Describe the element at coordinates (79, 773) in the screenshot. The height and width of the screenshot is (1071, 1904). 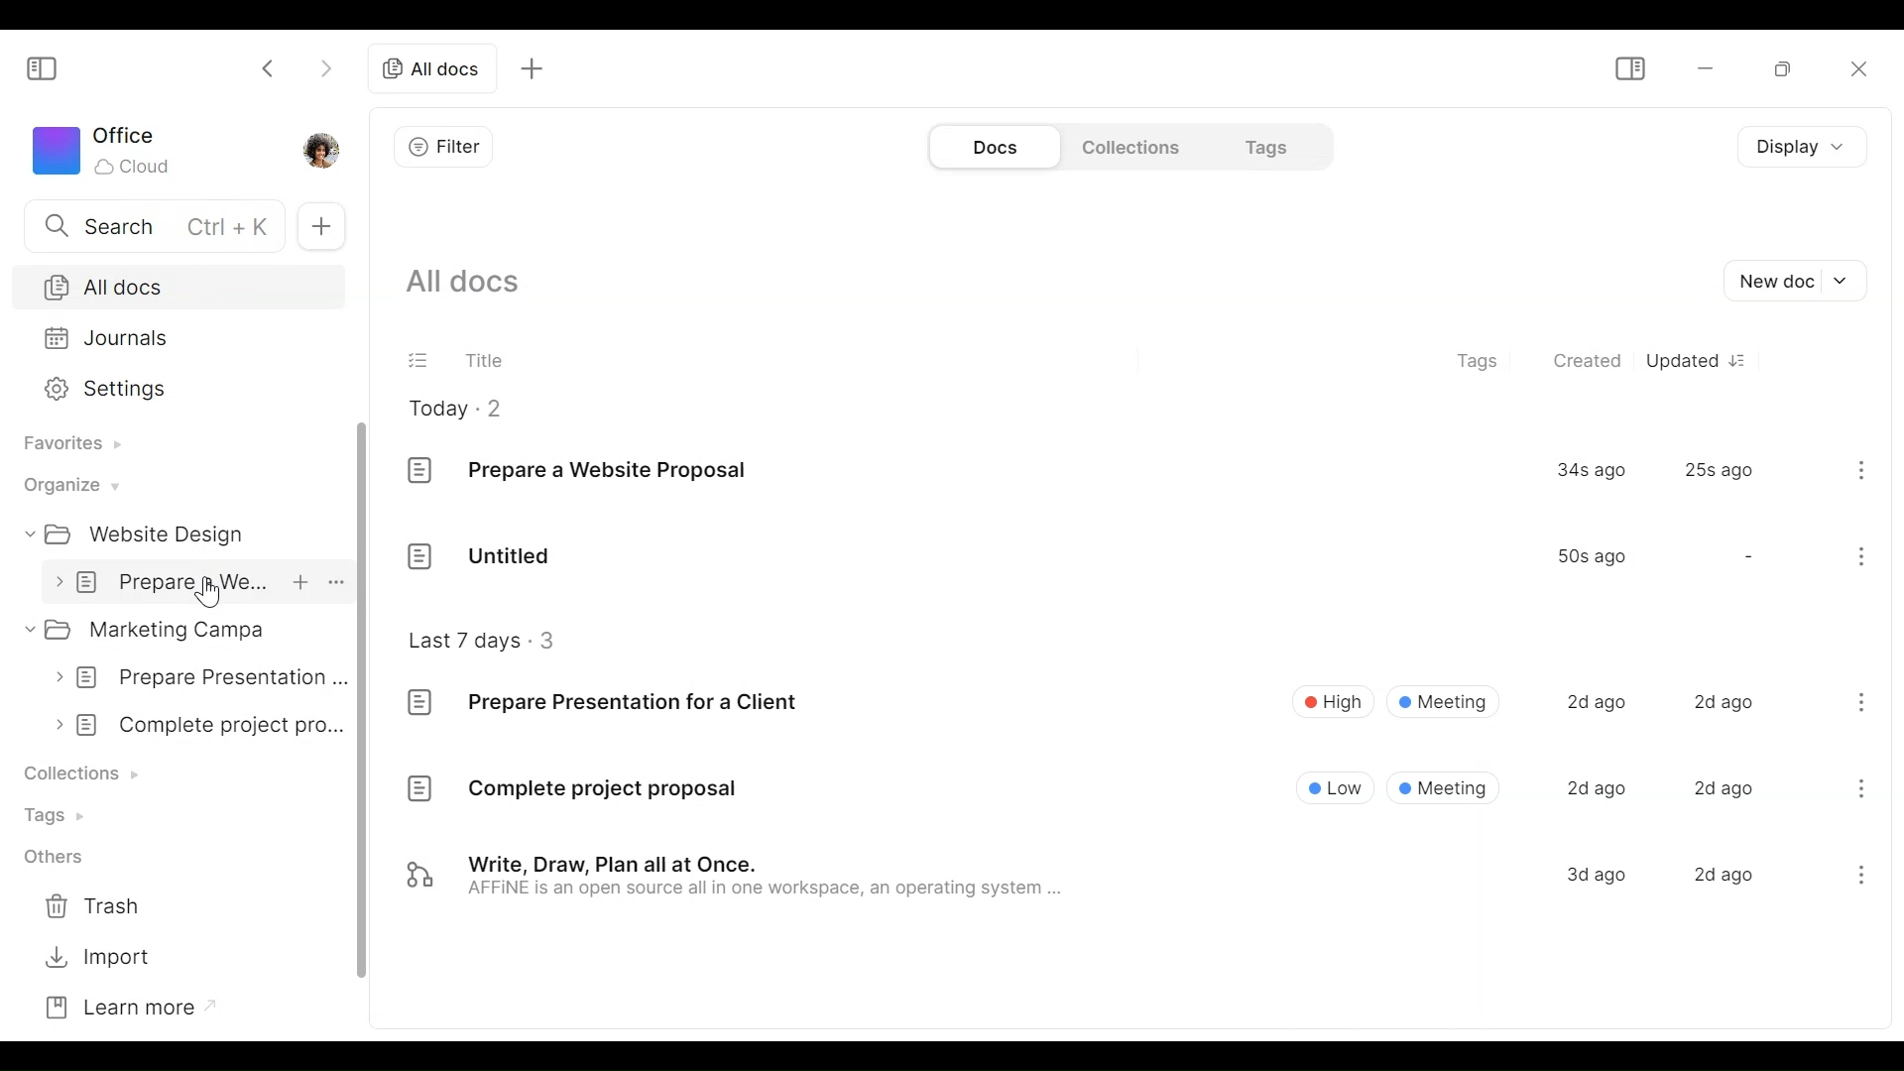
I see `Collections` at that location.